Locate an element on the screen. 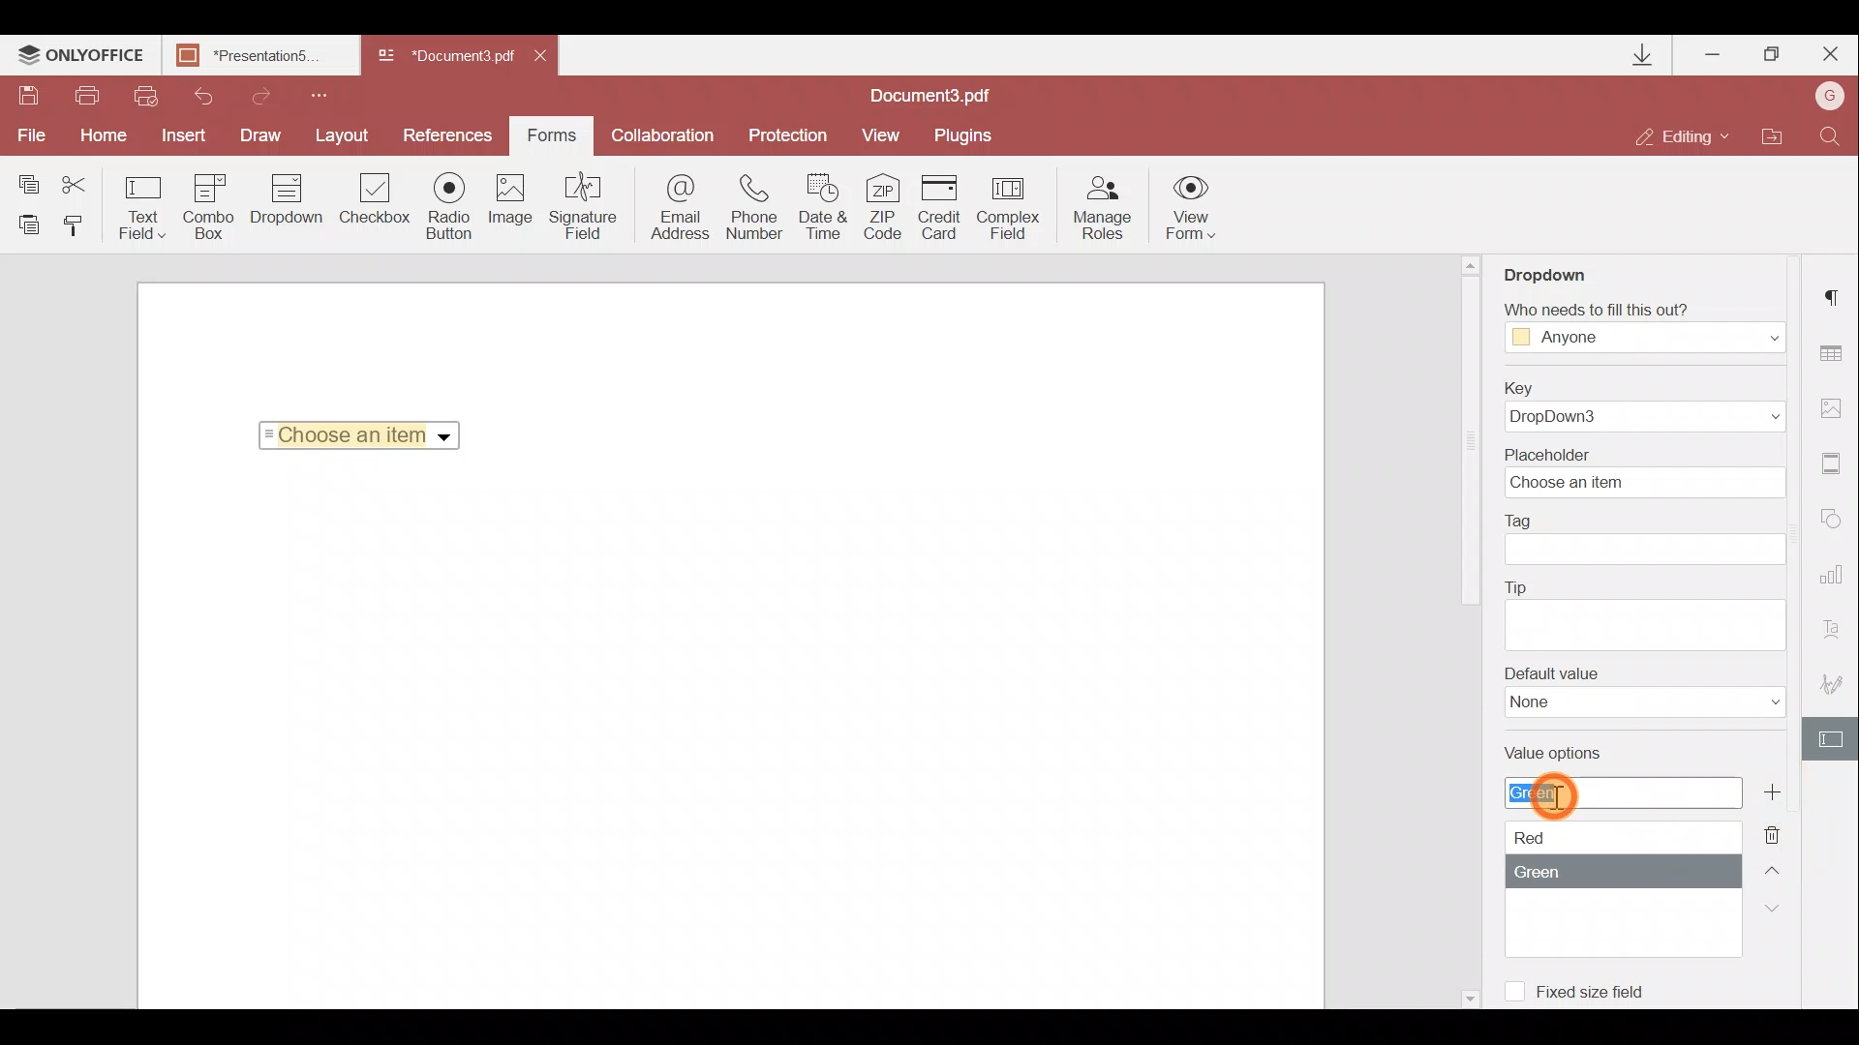 The width and height of the screenshot is (1859, 1045). Forms is located at coordinates (552, 135).